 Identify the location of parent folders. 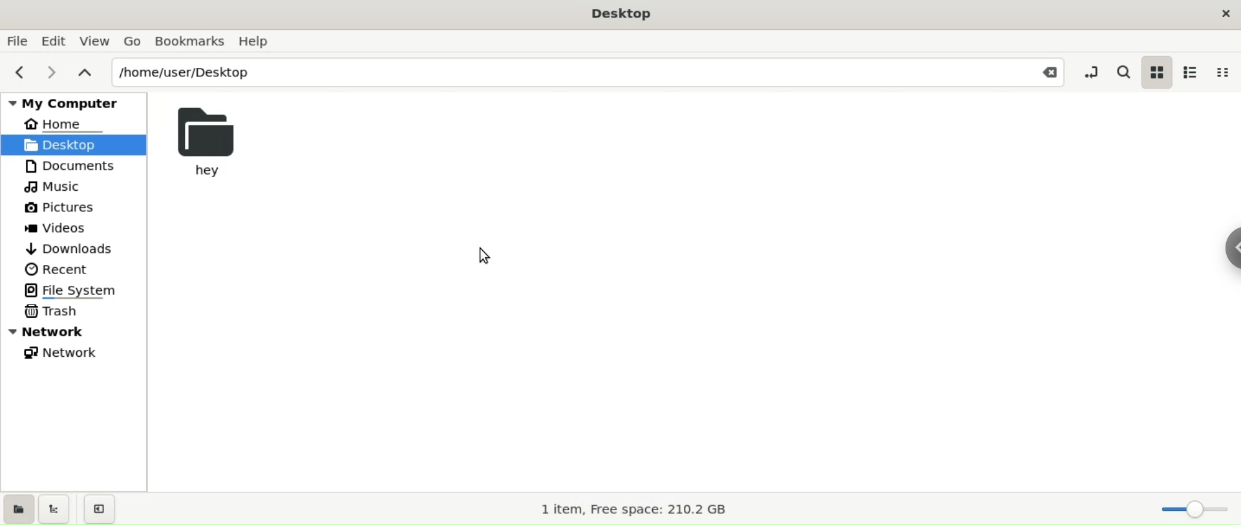
(85, 70).